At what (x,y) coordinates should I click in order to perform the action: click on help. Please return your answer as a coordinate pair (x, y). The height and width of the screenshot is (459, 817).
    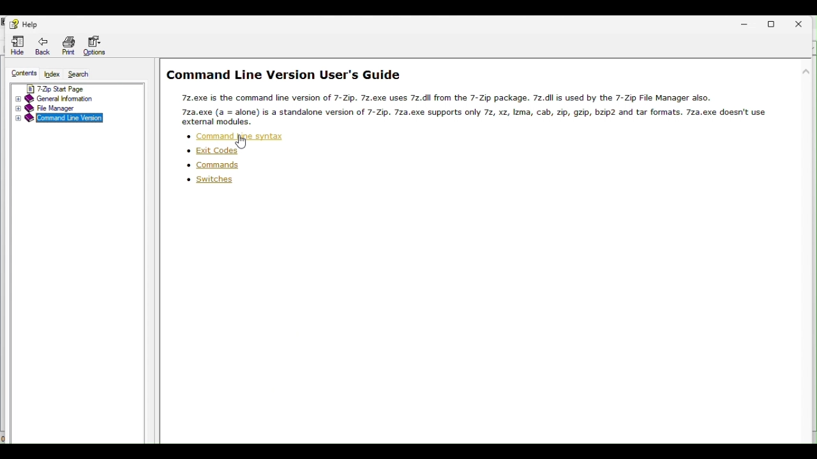
    Looking at the image, I should click on (24, 24).